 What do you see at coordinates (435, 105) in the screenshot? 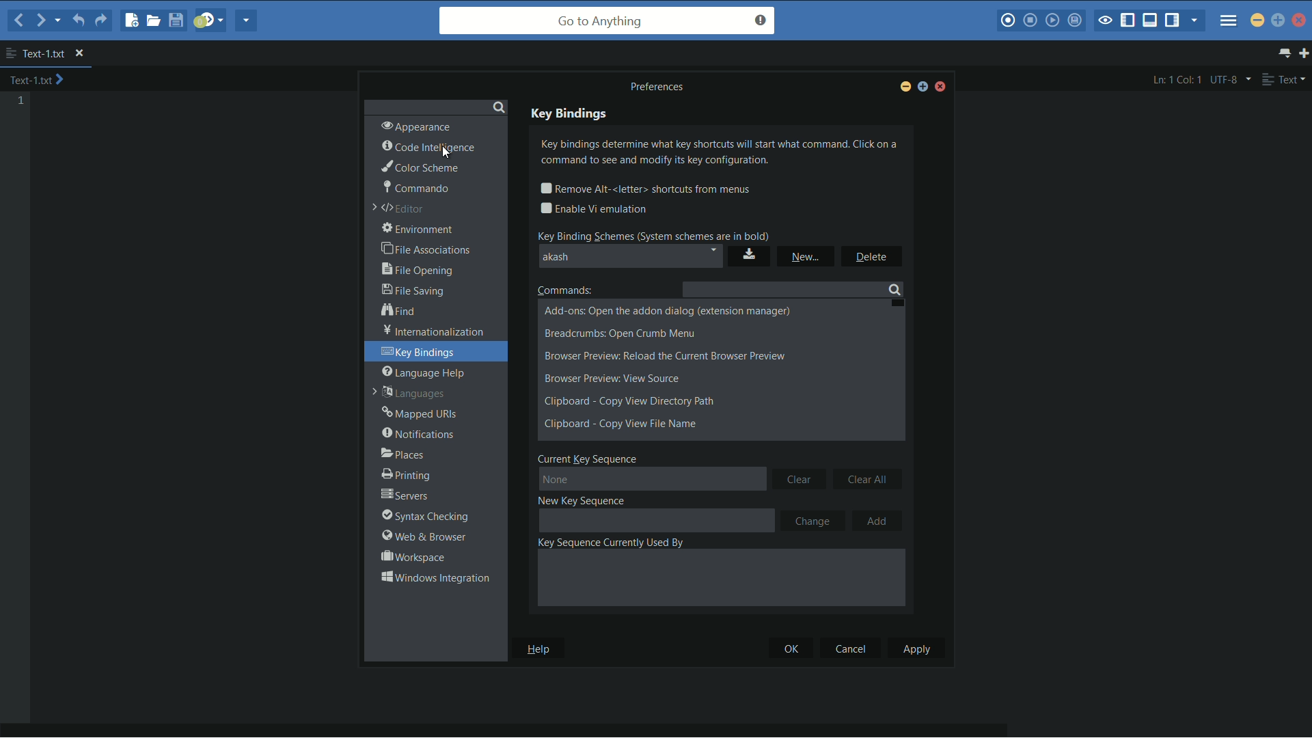
I see `search bar` at bounding box center [435, 105].